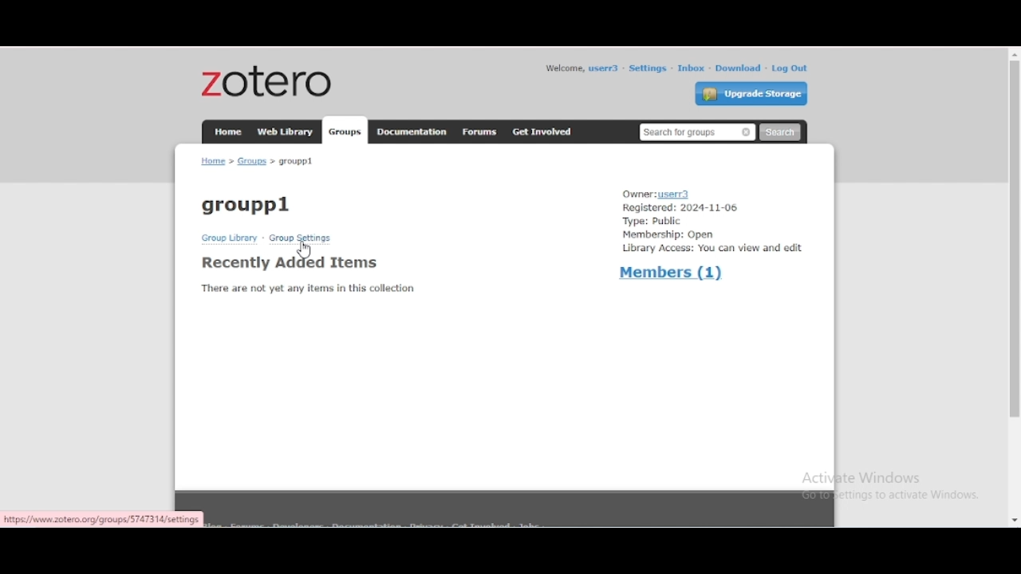 This screenshot has height=574, width=1021. I want to click on documentation, so click(410, 131).